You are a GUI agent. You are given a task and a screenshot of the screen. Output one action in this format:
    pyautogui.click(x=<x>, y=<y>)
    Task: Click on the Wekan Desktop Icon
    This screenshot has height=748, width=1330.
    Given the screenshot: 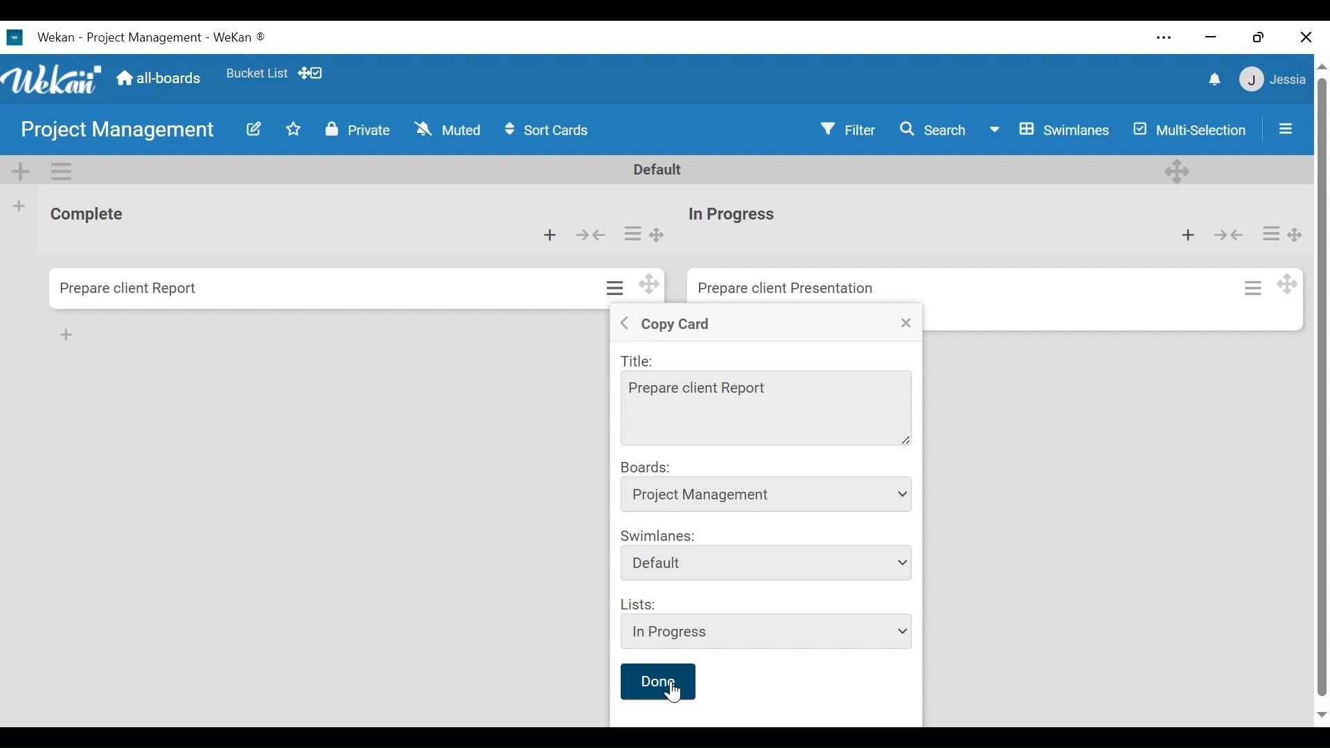 What is the action you would take?
    pyautogui.click(x=148, y=36)
    